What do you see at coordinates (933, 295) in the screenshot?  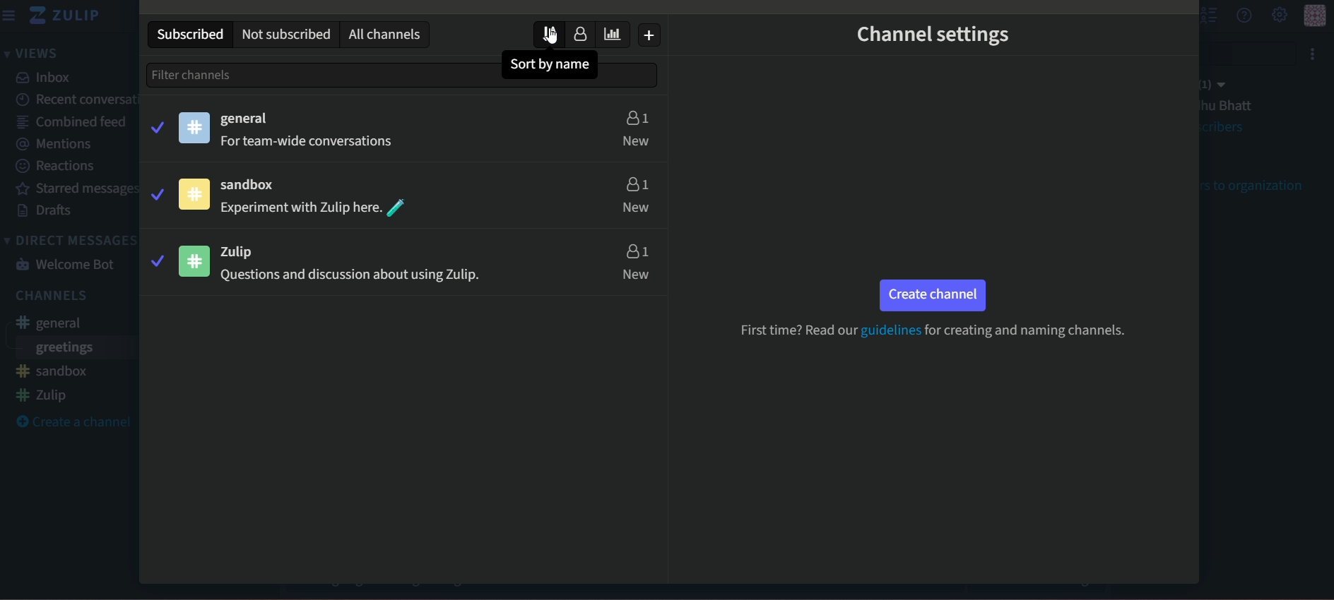 I see `button` at bounding box center [933, 295].